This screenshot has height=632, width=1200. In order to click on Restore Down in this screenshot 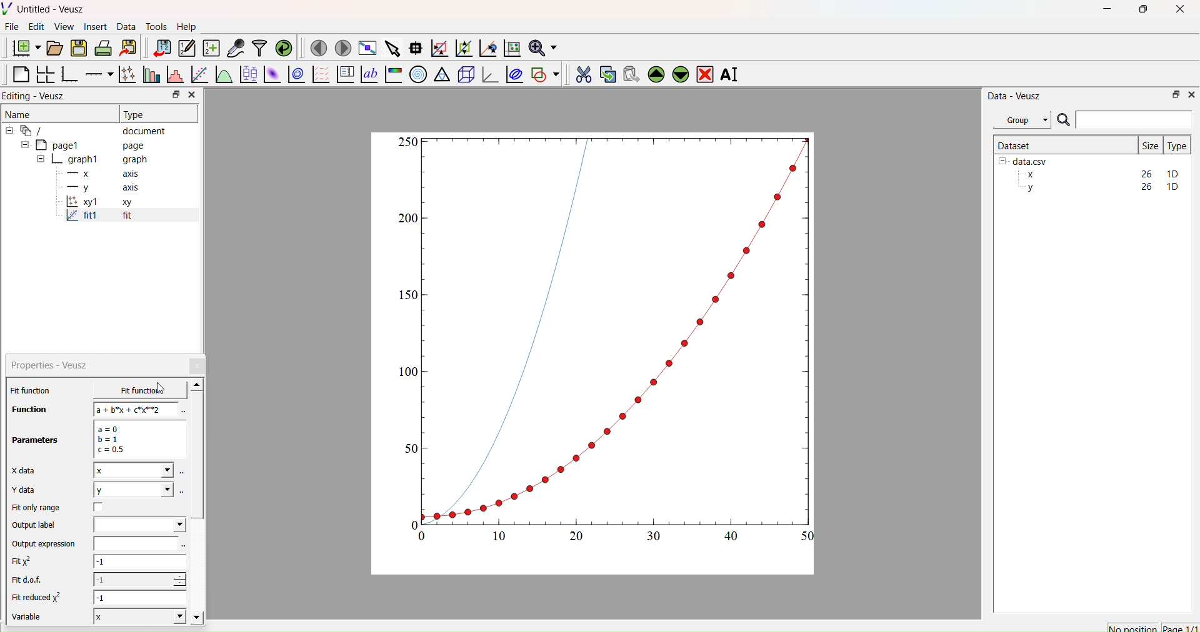, I will do `click(1172, 94)`.